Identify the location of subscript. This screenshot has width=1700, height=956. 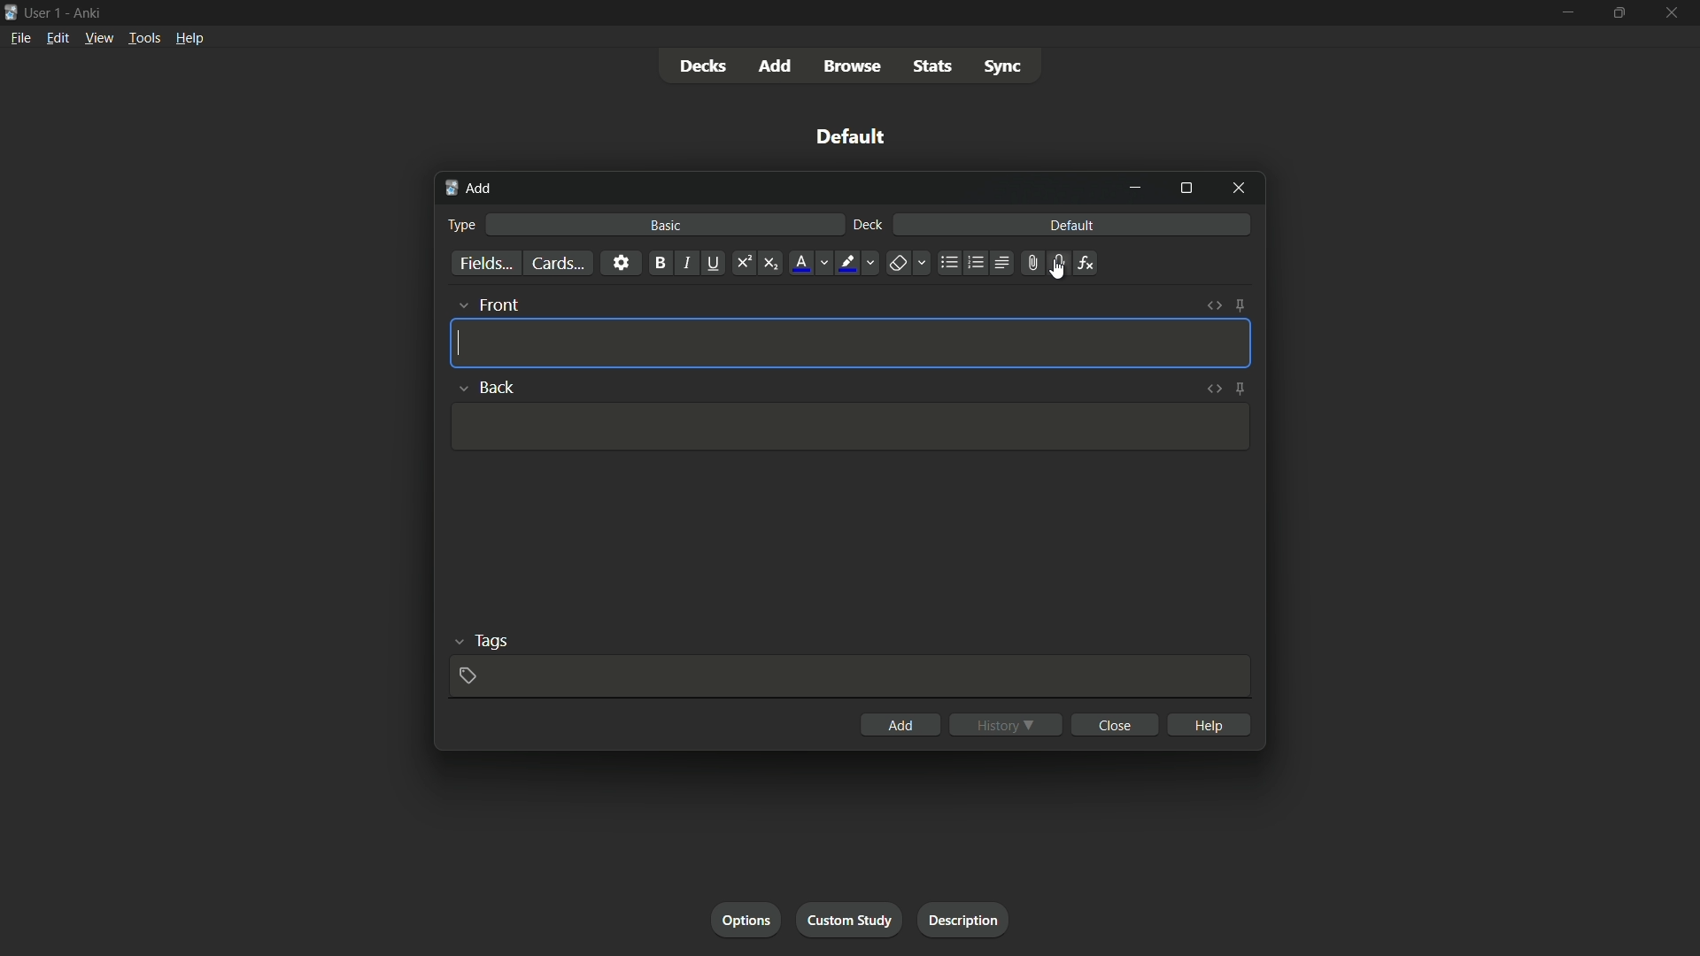
(773, 263).